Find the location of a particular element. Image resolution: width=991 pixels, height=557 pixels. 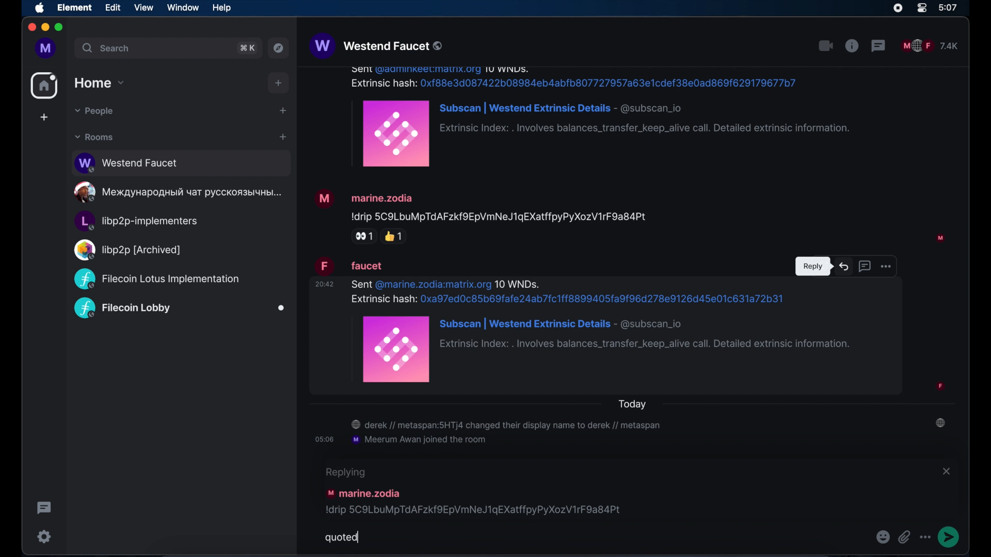

apple icon is located at coordinates (40, 9).